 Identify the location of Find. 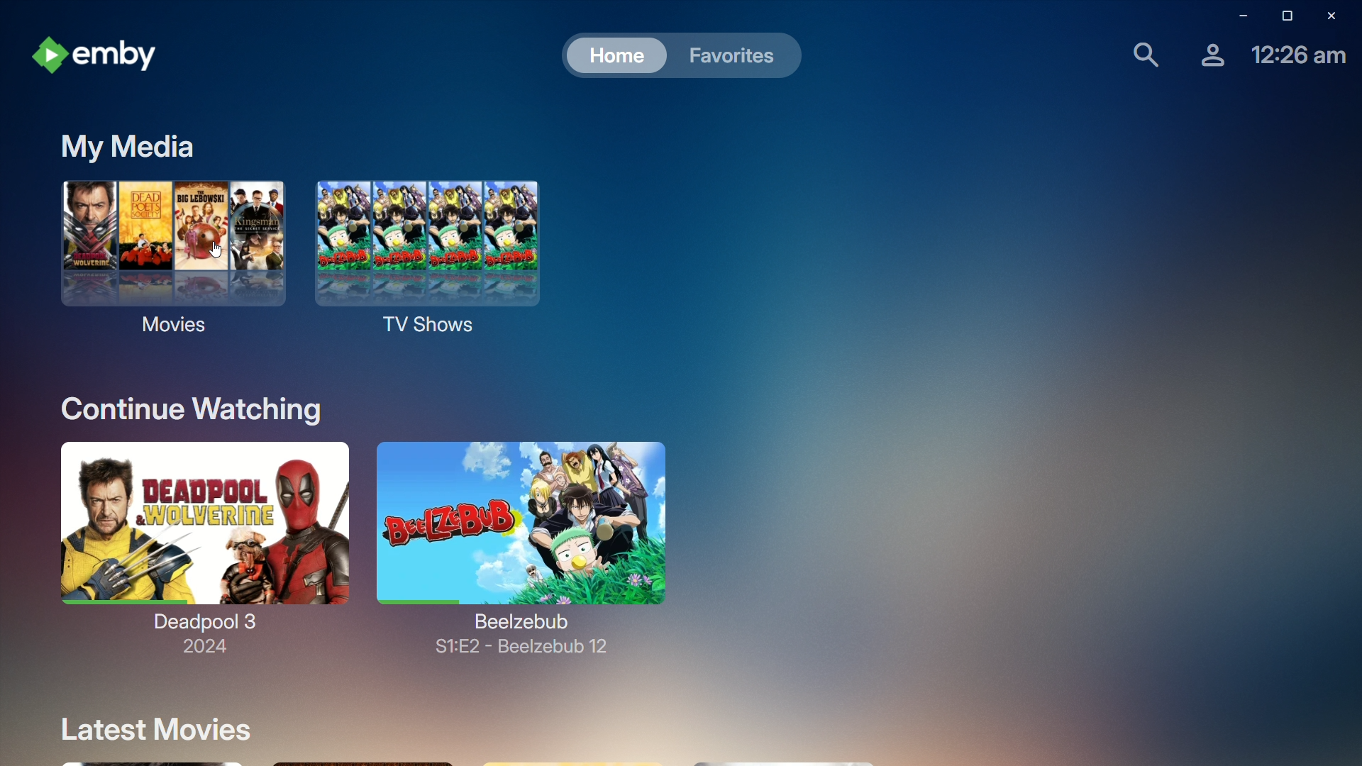
(1138, 57).